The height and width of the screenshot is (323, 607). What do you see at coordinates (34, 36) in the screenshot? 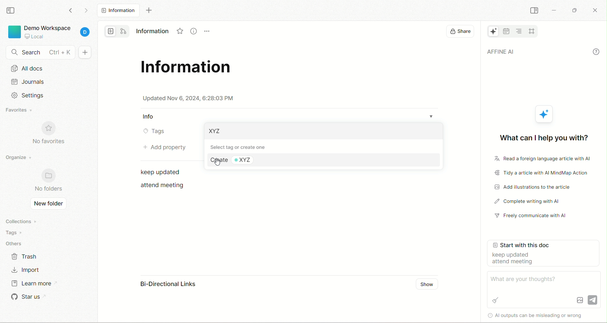
I see `local` at bounding box center [34, 36].